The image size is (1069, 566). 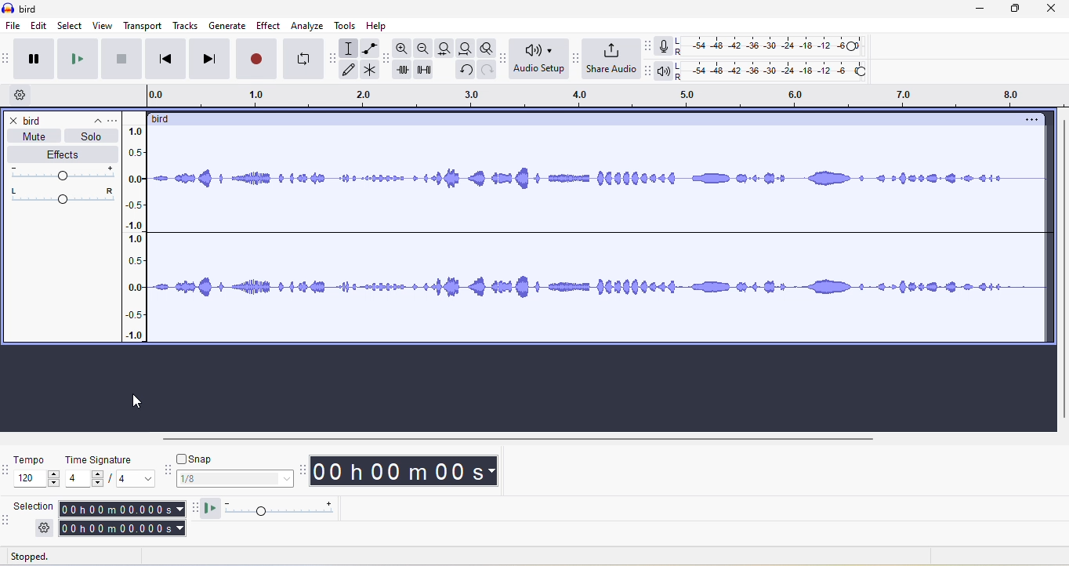 What do you see at coordinates (1056, 11) in the screenshot?
I see `close` at bounding box center [1056, 11].